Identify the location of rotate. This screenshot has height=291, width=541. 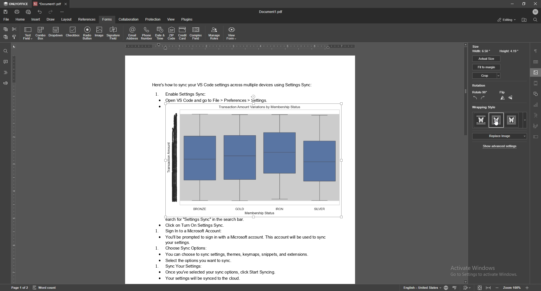
(475, 98).